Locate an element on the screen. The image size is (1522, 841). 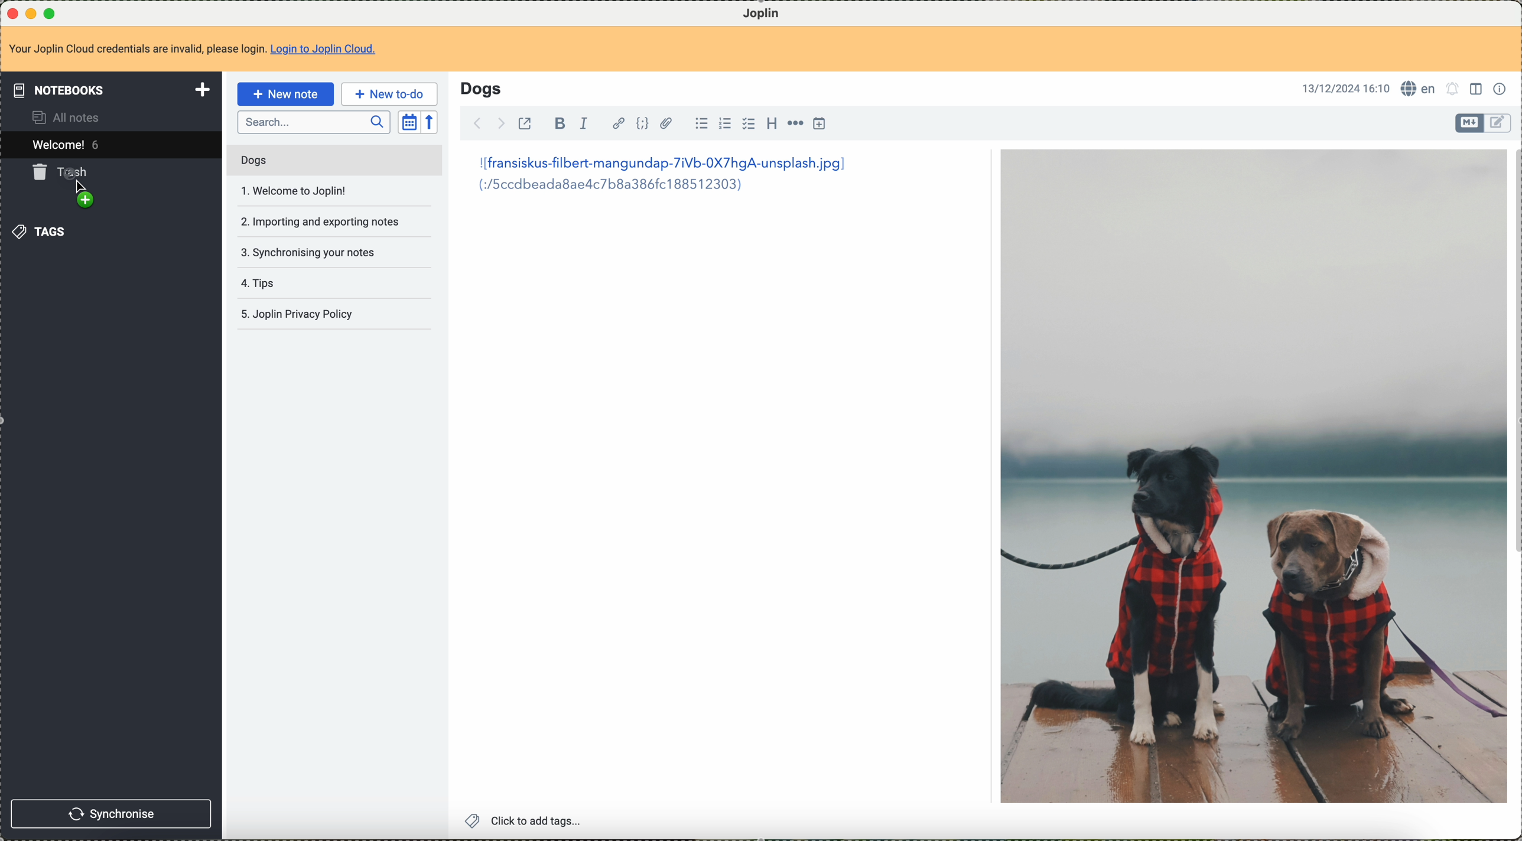
close program is located at coordinates (11, 11).